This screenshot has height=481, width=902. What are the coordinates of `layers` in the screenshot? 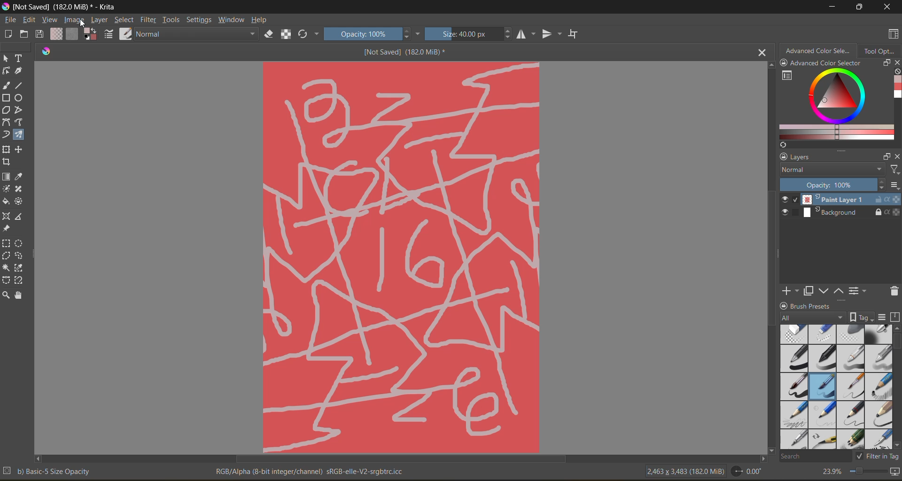 It's located at (851, 206).